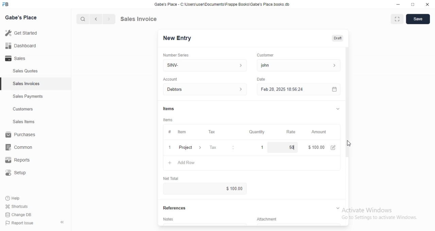 The height and width of the screenshot is (231, 435). Describe the element at coordinates (170, 220) in the screenshot. I see `‘Notes` at that location.